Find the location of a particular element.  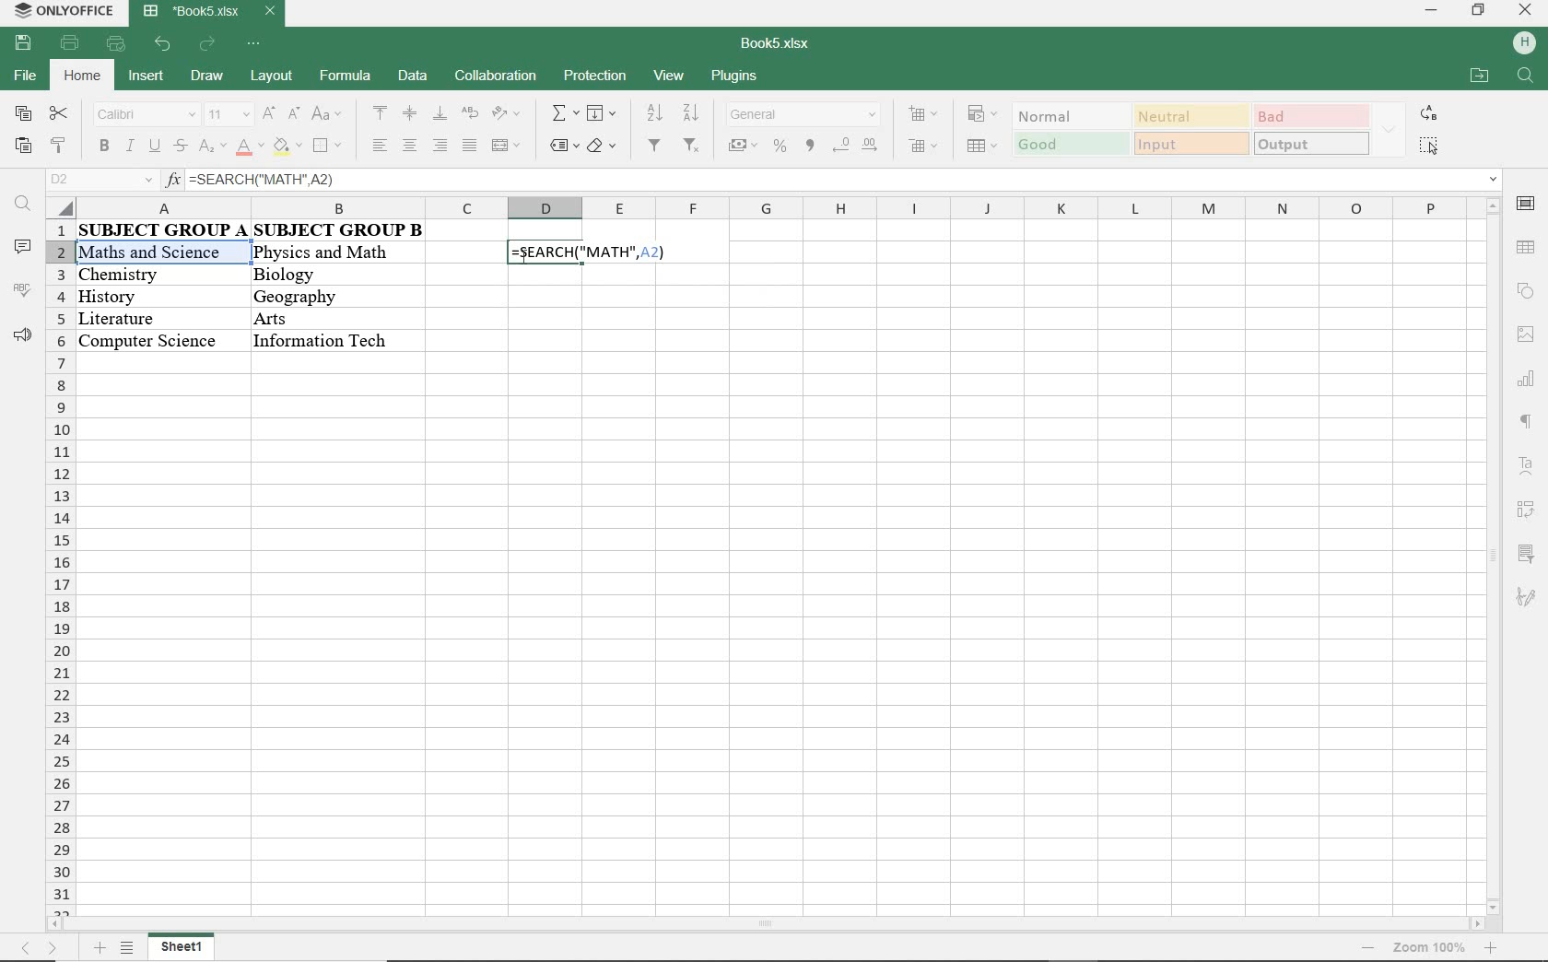

increment font size is located at coordinates (266, 115).